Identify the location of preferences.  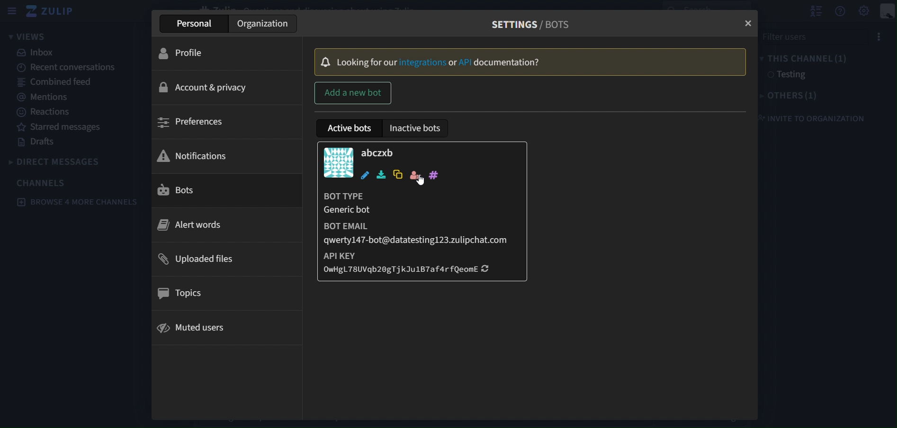
(195, 124).